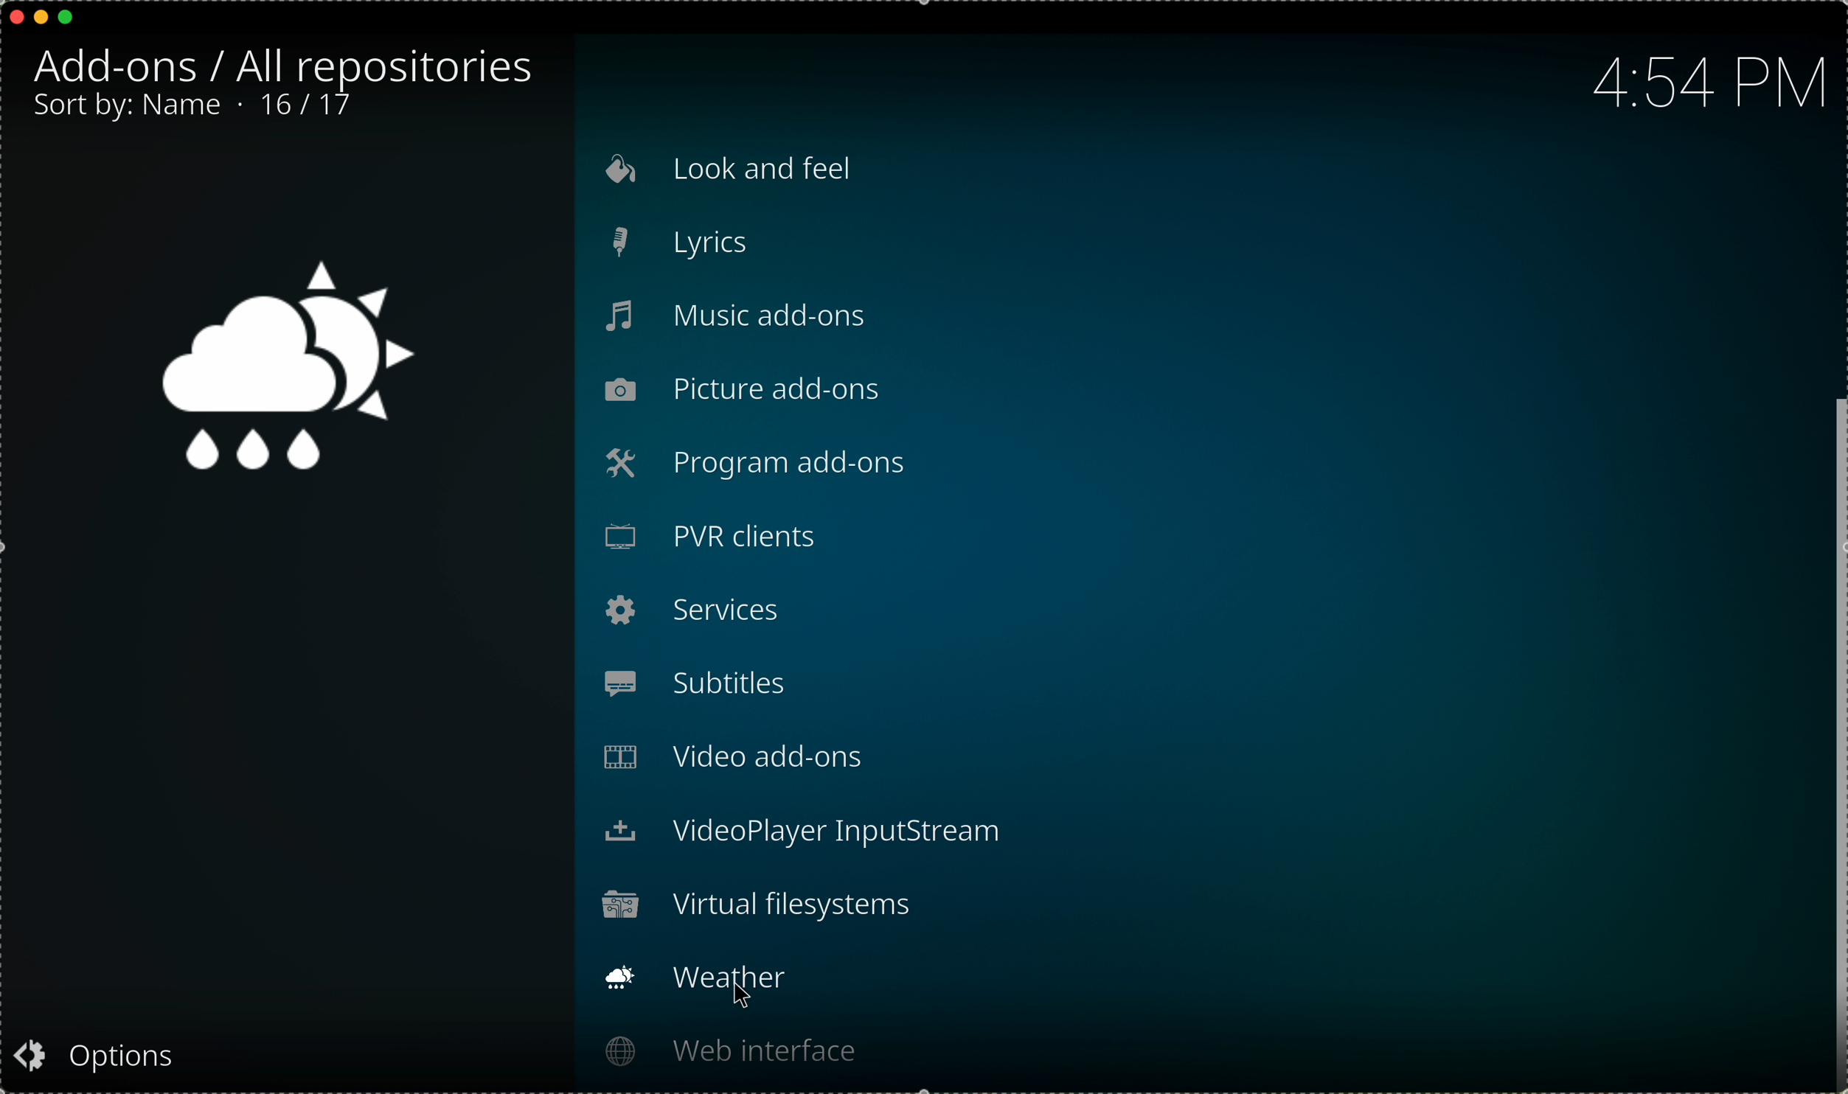 Image resolution: width=1848 pixels, height=1094 pixels. What do you see at coordinates (68, 17) in the screenshot?
I see `maximize` at bounding box center [68, 17].